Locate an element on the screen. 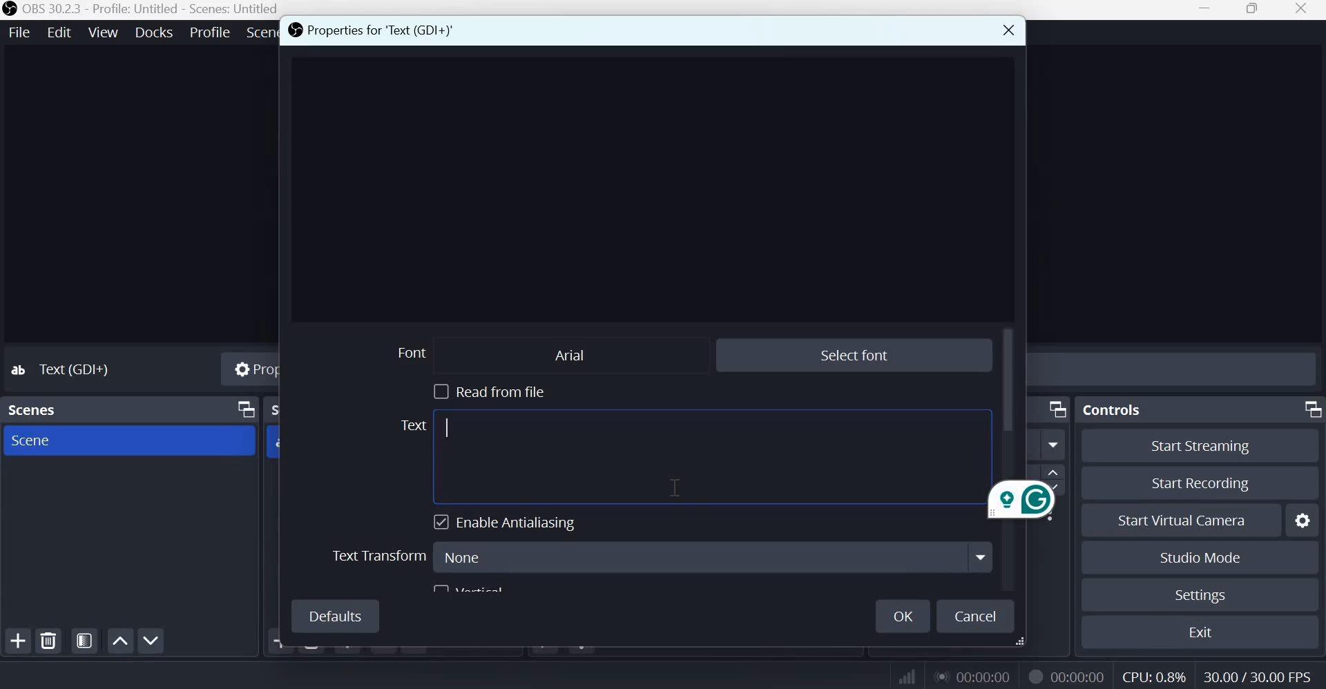  Exit is located at coordinates (1204, 632).